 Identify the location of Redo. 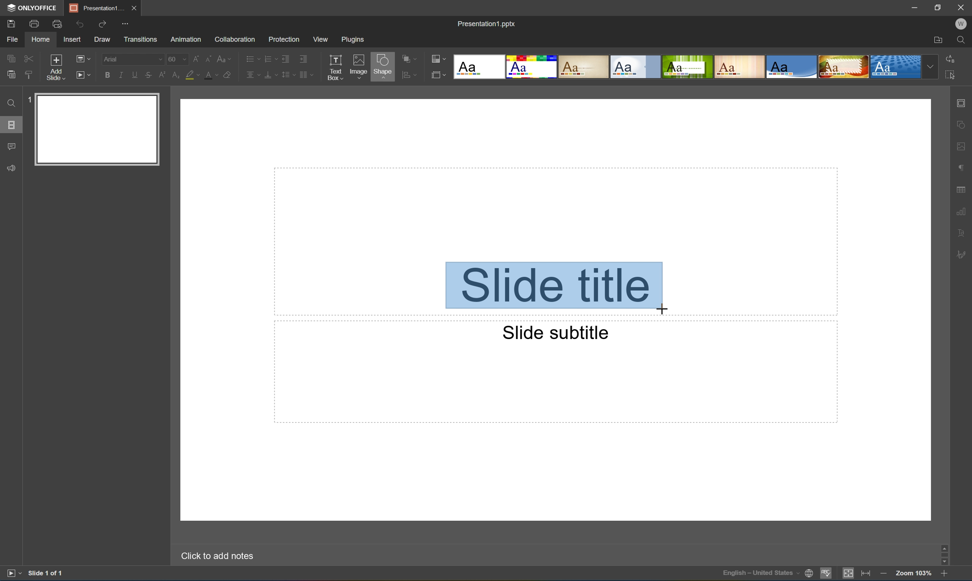
(103, 23).